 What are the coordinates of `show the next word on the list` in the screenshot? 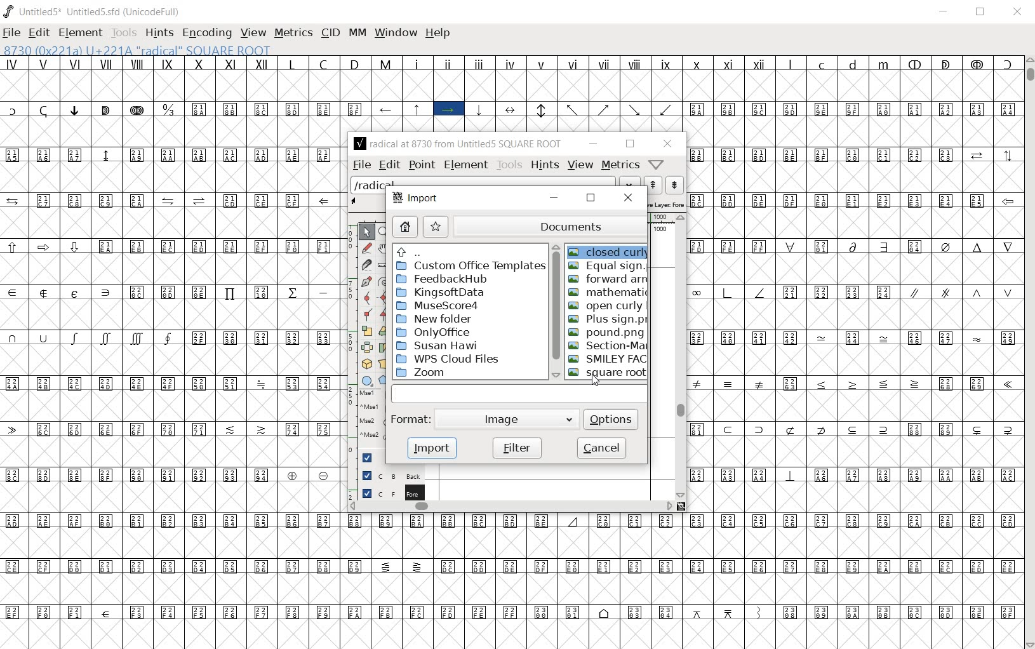 It's located at (654, 184).